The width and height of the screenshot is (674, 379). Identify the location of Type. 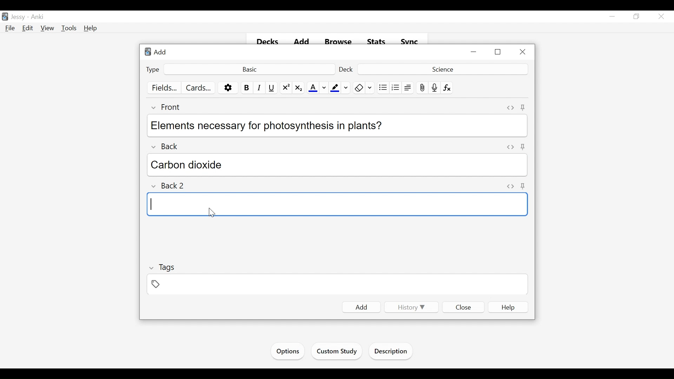
(153, 69).